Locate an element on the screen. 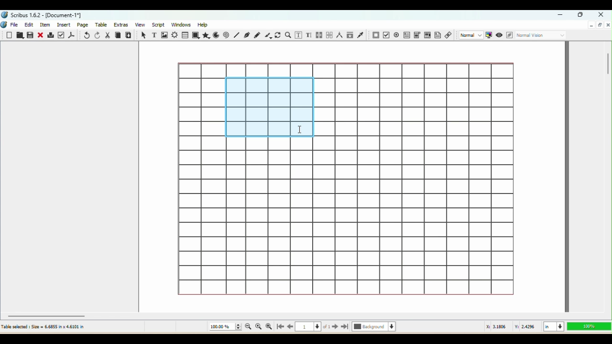  Select the current layer is located at coordinates (374, 327).